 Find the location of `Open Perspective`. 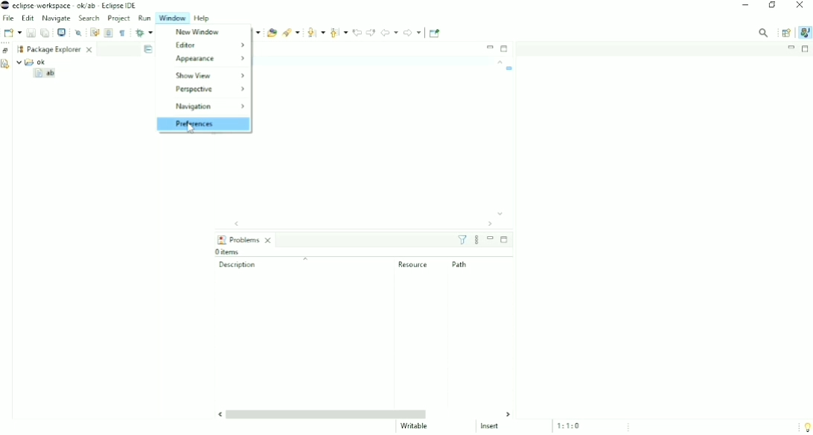

Open Perspective is located at coordinates (785, 33).